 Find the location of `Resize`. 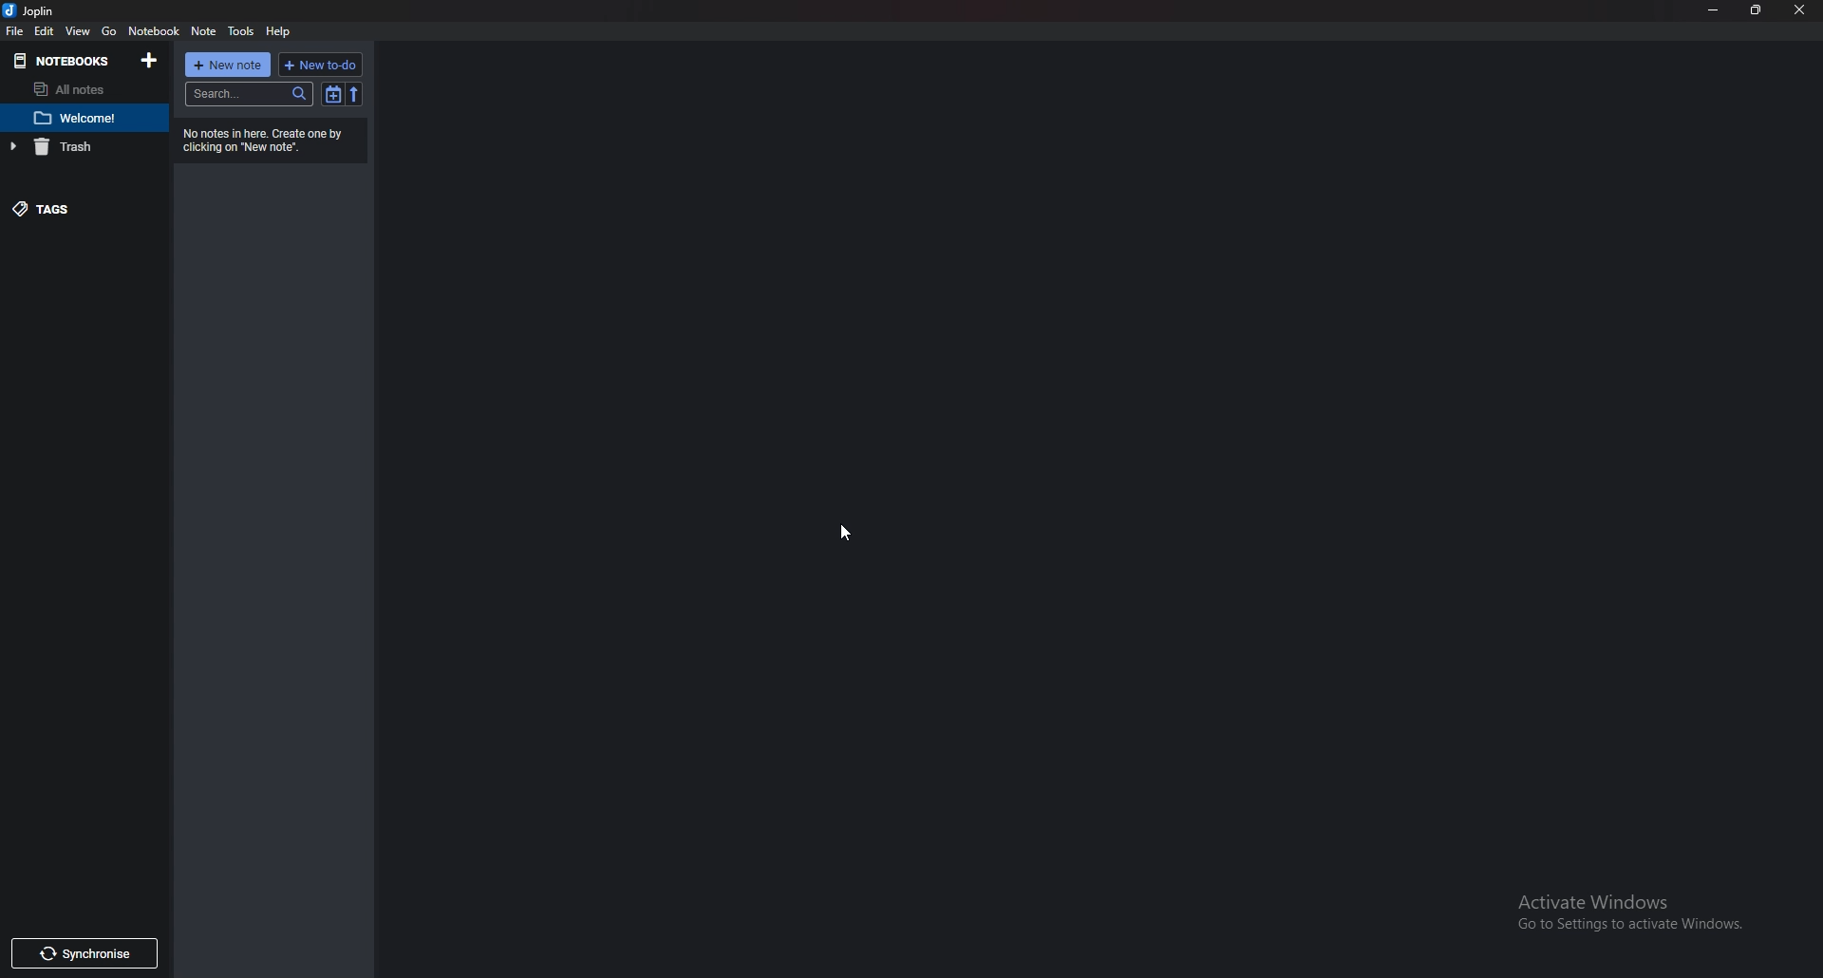

Resize is located at coordinates (1757, 10).